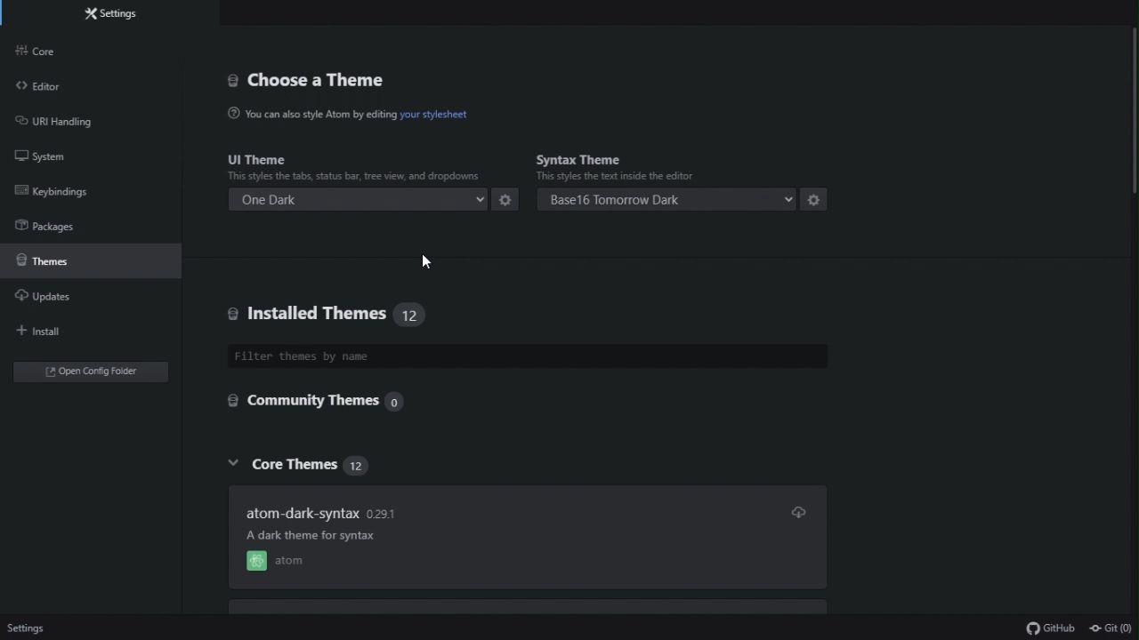 The width and height of the screenshot is (1139, 640). I want to click on Install, so click(62, 330).